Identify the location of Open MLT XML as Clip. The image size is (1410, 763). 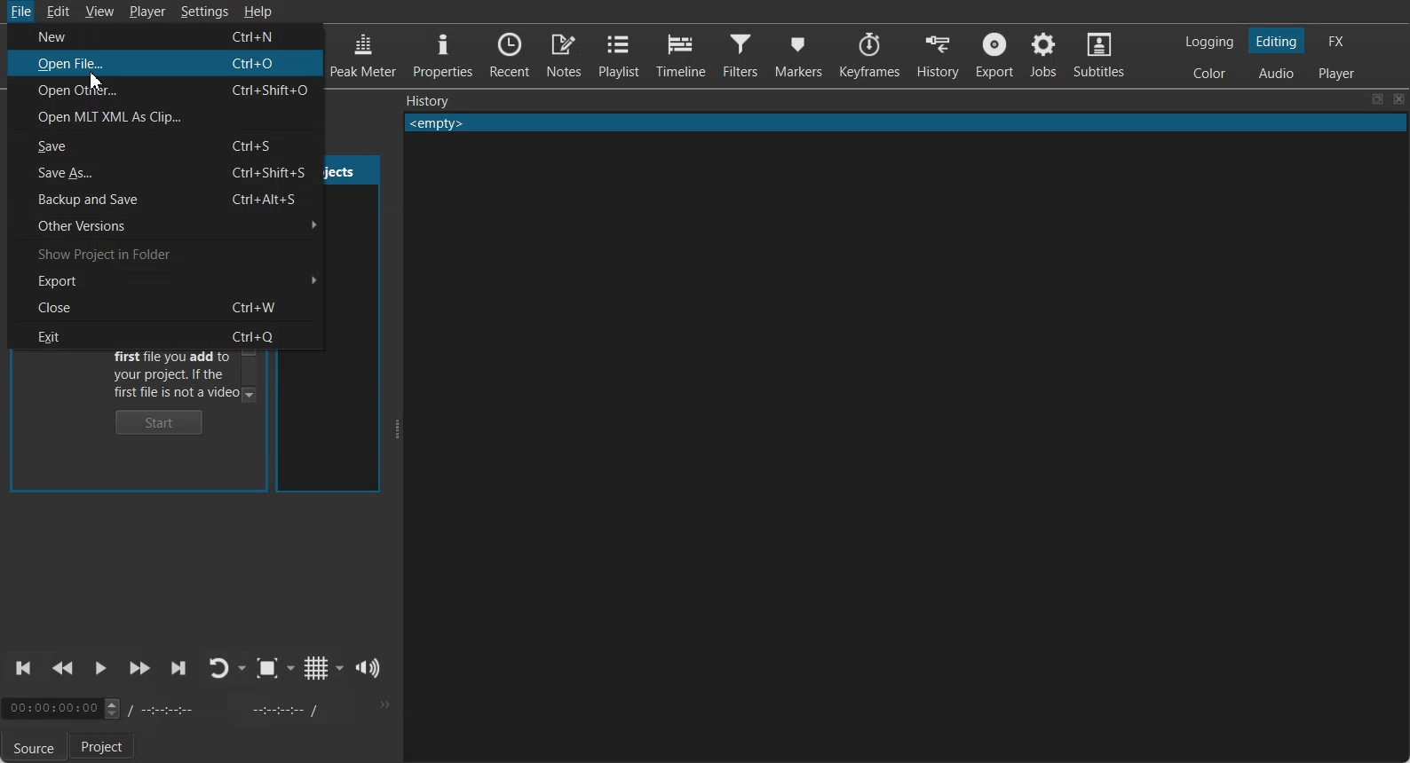
(166, 117).